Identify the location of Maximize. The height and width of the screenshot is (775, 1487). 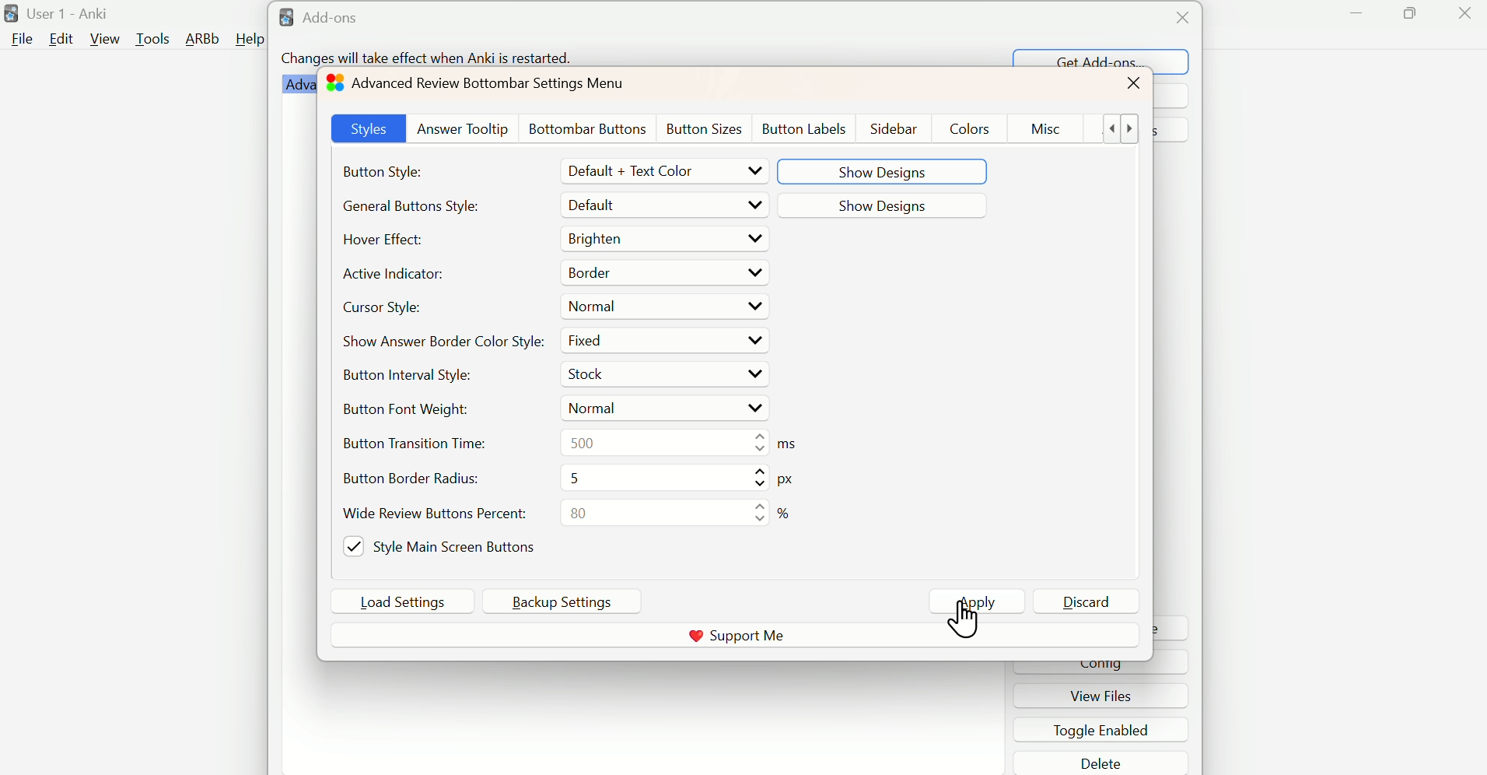
(1415, 12).